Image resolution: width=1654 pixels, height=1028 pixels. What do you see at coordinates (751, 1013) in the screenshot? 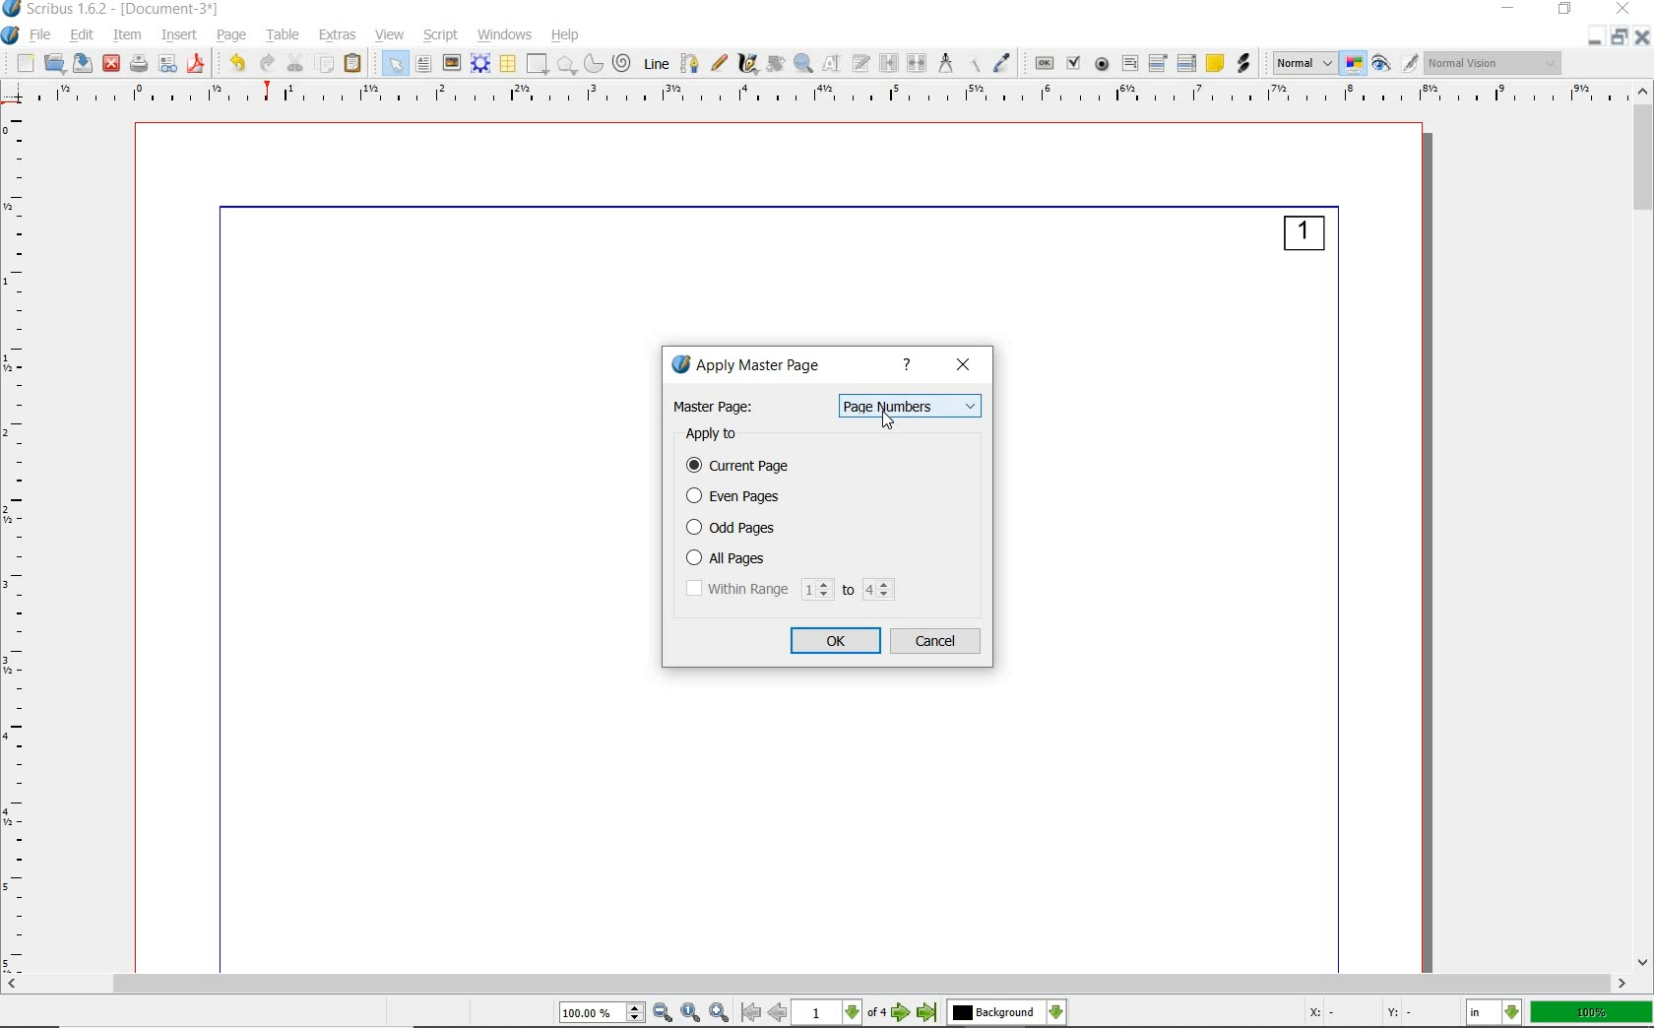
I see `go to first page` at bounding box center [751, 1013].